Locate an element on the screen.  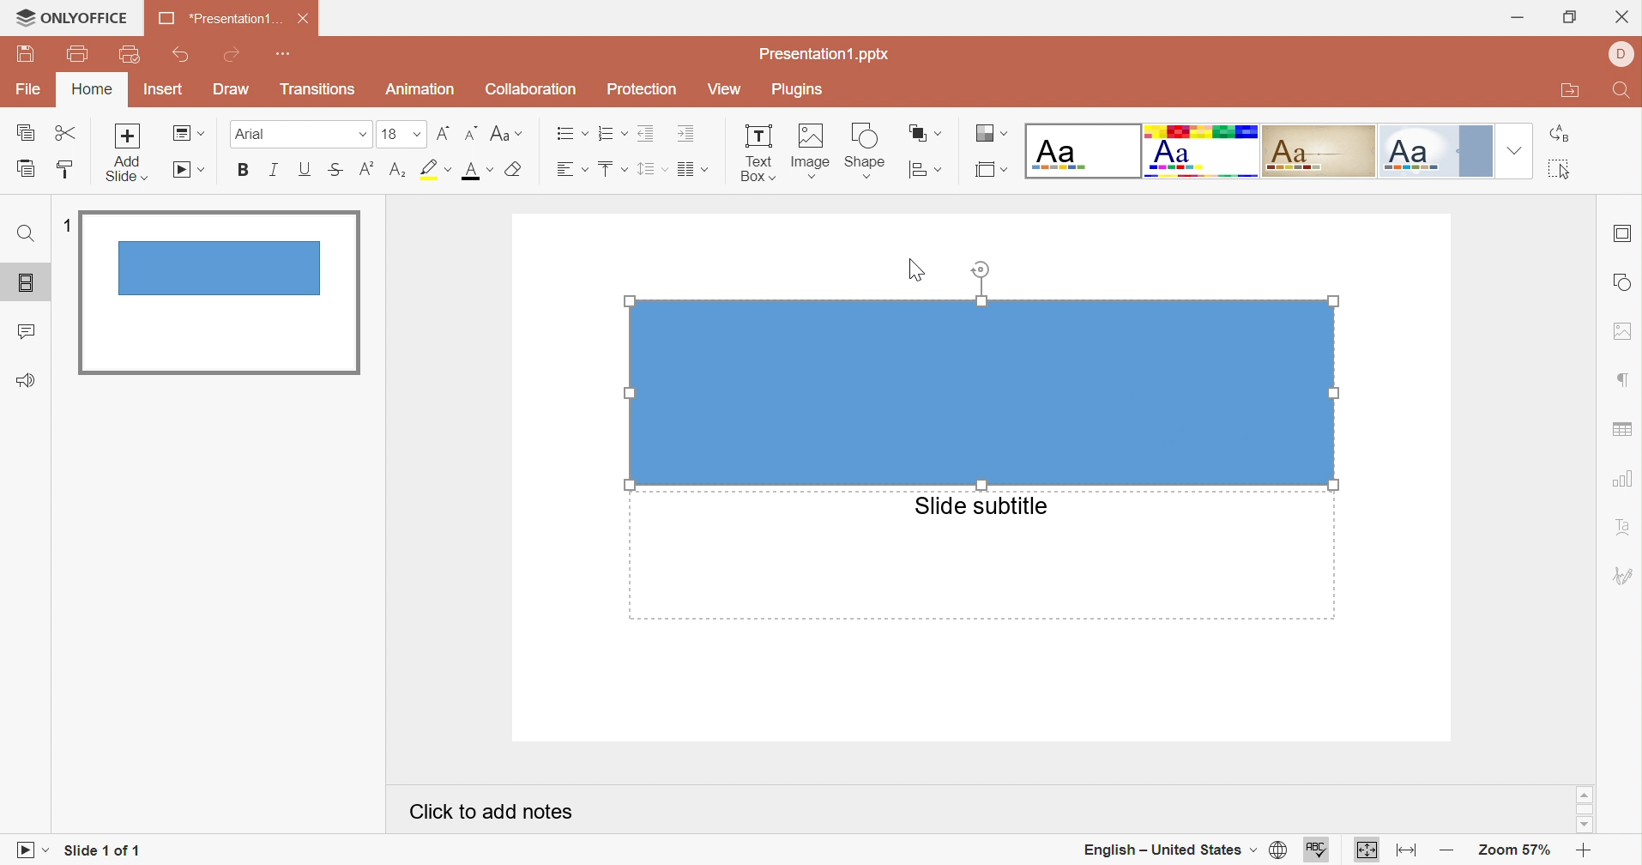
Shape settings is located at coordinates (1623, 282).